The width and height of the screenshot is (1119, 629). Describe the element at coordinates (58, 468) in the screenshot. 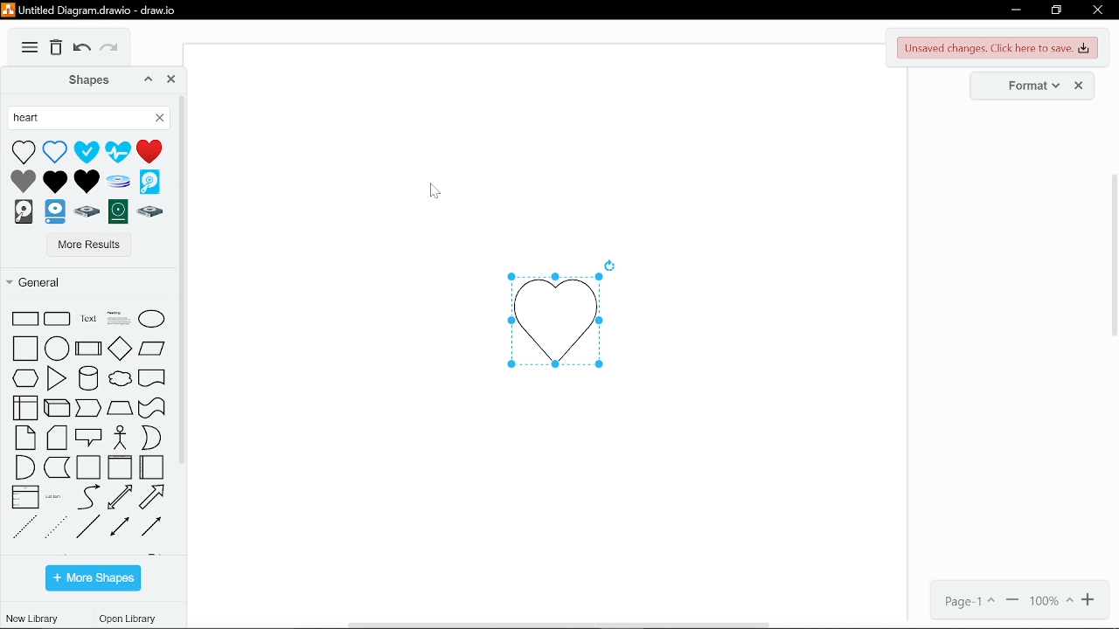

I see `data storage` at that location.